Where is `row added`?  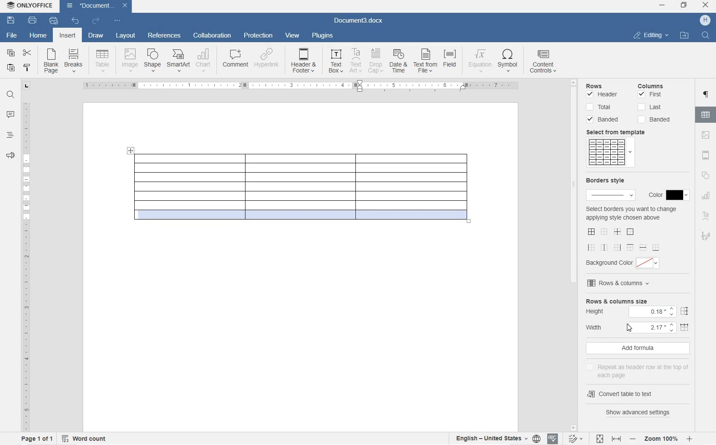
row added is located at coordinates (299, 221).